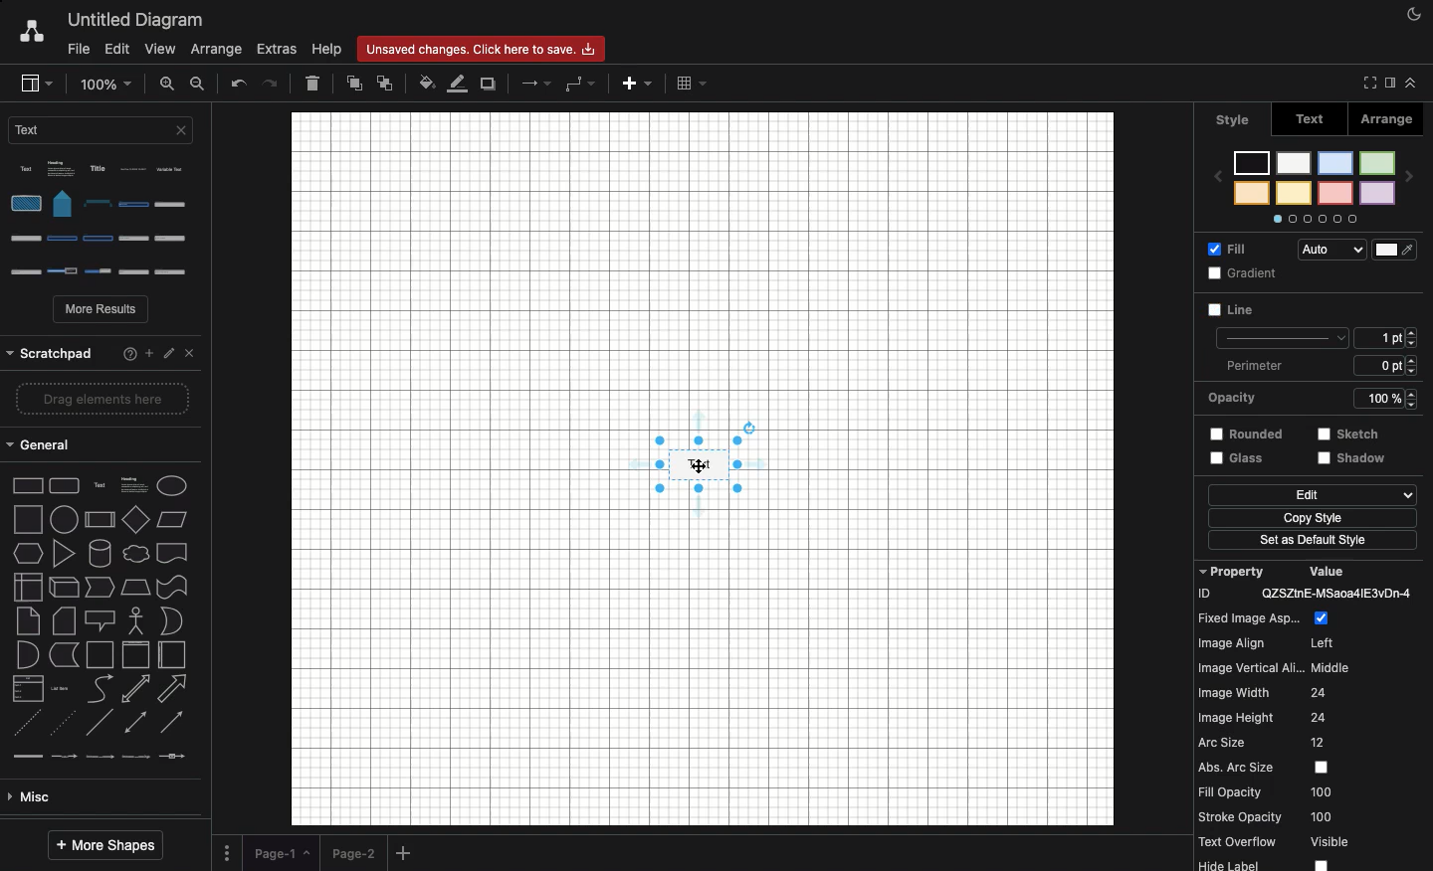  I want to click on Fill color, so click(427, 85).